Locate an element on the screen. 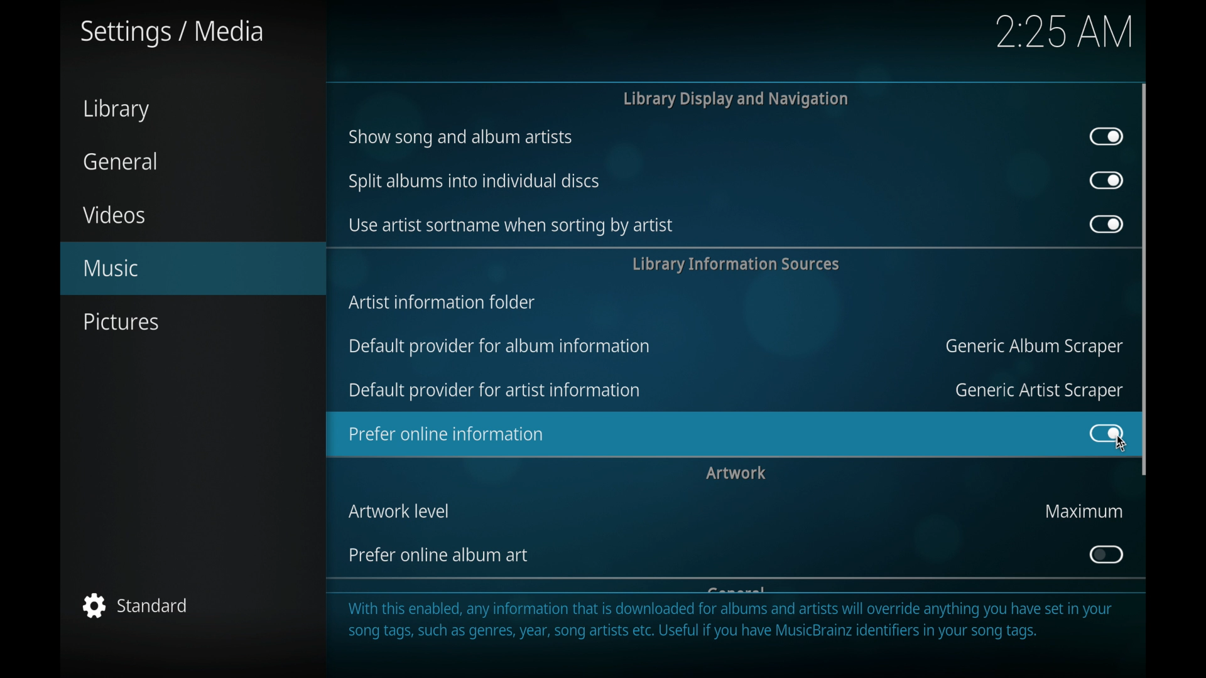  generic artist scraper is located at coordinates (1037, 392).